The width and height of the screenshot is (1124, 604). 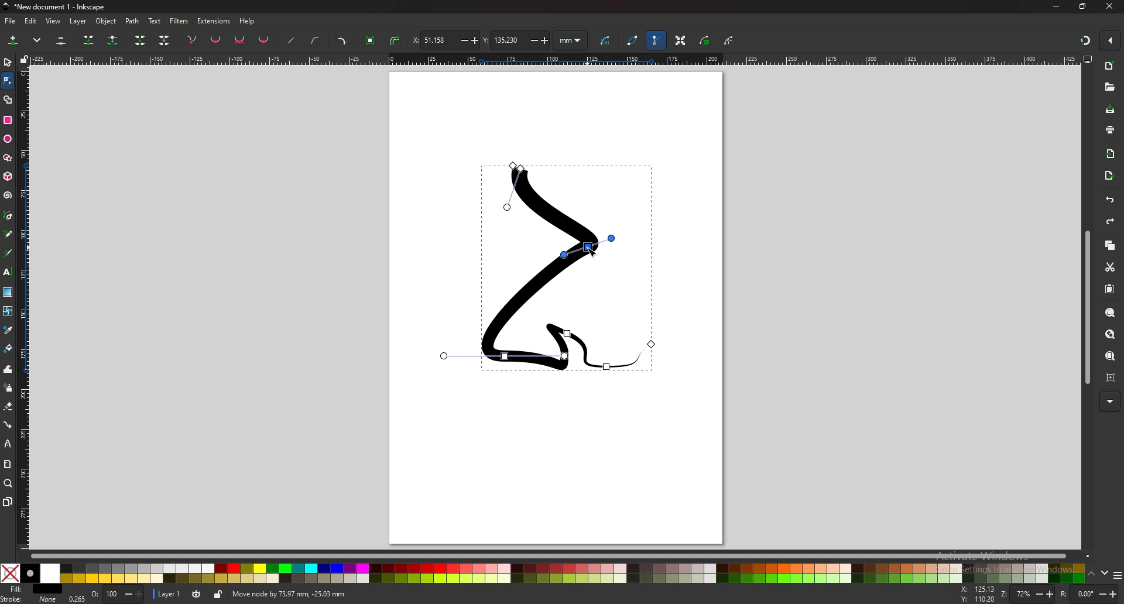 What do you see at coordinates (543, 269) in the screenshot?
I see `drawing` at bounding box center [543, 269].